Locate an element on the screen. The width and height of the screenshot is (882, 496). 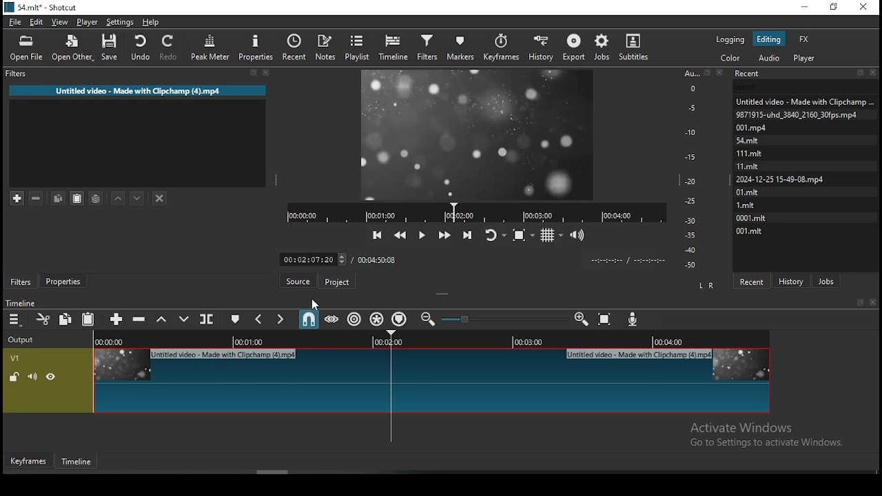
color is located at coordinates (732, 57).